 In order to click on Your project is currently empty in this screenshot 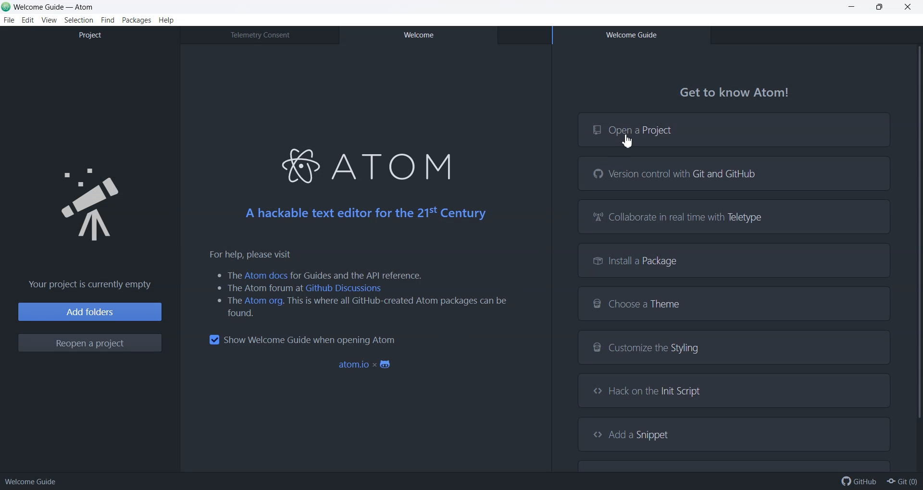, I will do `click(87, 285)`.